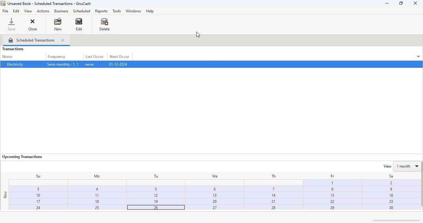 The height and width of the screenshot is (223, 423). Describe the element at coordinates (332, 207) in the screenshot. I see `29` at that location.